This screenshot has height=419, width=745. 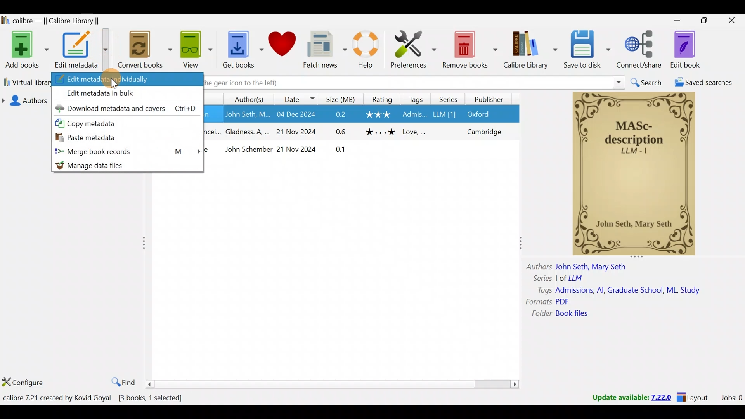 I want to click on Layouts, so click(x=696, y=399).